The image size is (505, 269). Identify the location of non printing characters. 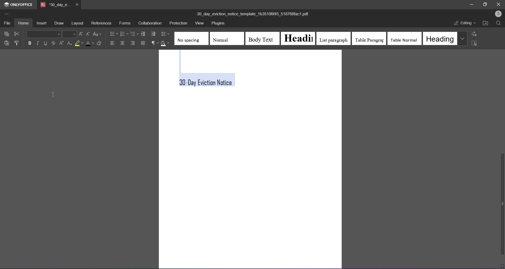
(153, 43).